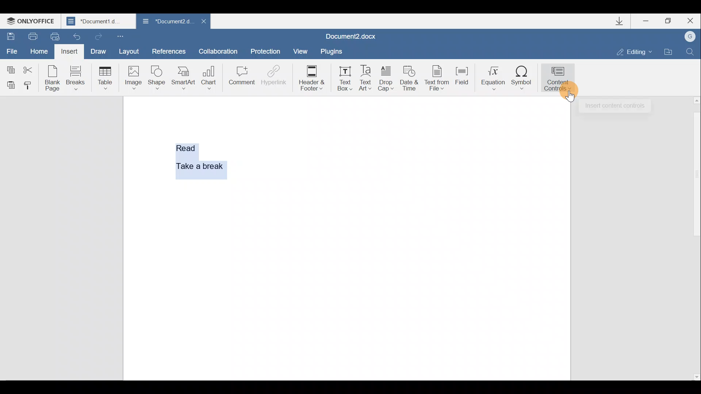  What do you see at coordinates (11, 49) in the screenshot?
I see `File` at bounding box center [11, 49].